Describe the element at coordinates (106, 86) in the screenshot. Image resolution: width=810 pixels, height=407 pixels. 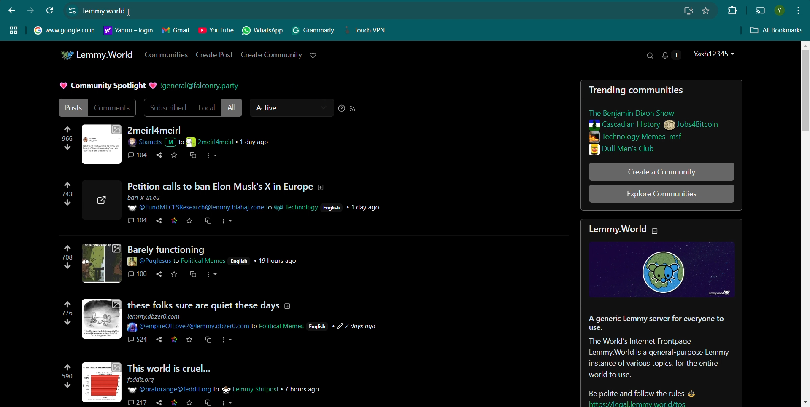
I see `Text` at that location.